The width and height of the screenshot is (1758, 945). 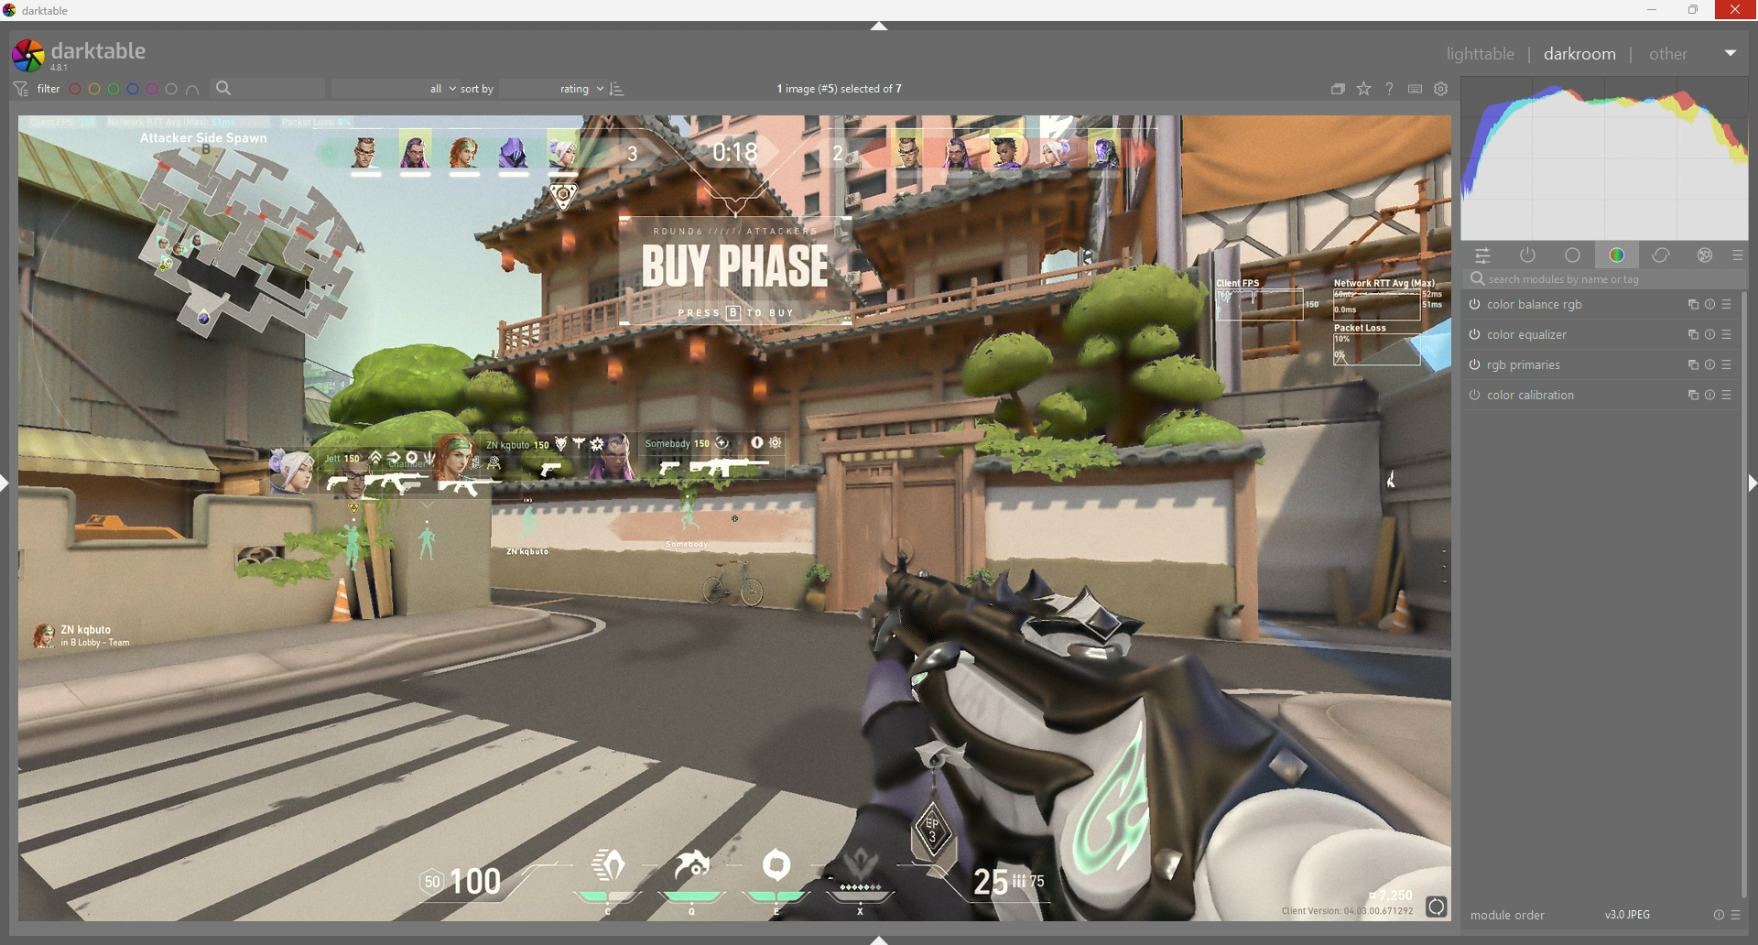 What do you see at coordinates (40, 11) in the screenshot?
I see `darktable` at bounding box center [40, 11].